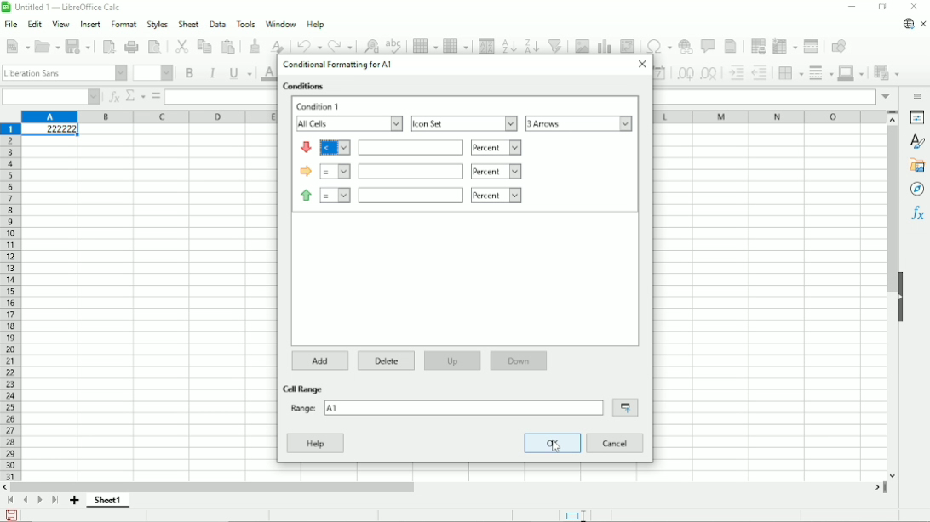 The width and height of the screenshot is (930, 522). What do you see at coordinates (424, 43) in the screenshot?
I see `Row` at bounding box center [424, 43].